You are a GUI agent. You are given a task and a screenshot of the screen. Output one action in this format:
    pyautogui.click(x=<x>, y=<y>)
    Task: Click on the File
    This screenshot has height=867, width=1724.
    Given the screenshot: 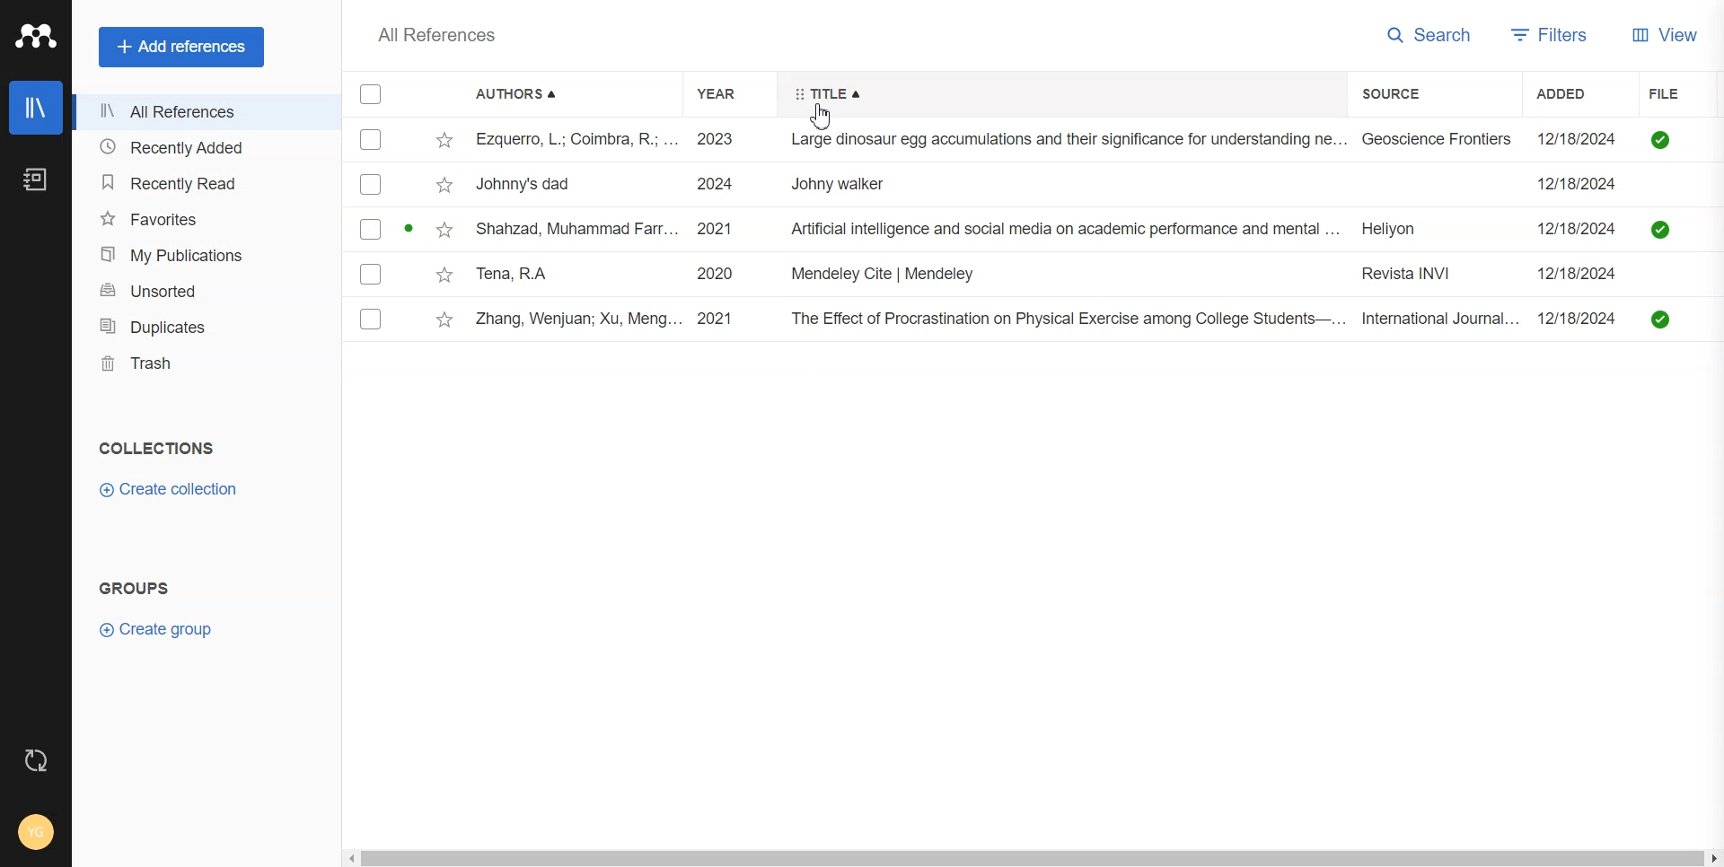 What is the action you would take?
    pyautogui.click(x=1097, y=185)
    